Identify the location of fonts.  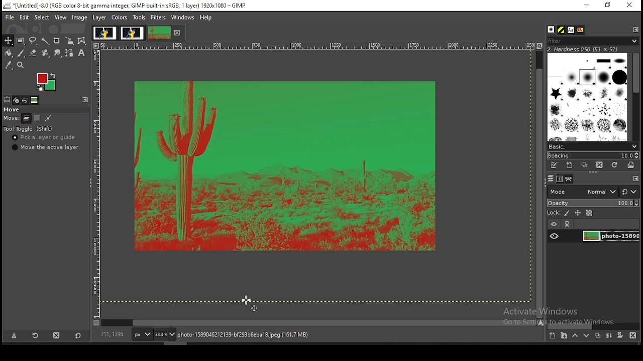
(572, 30).